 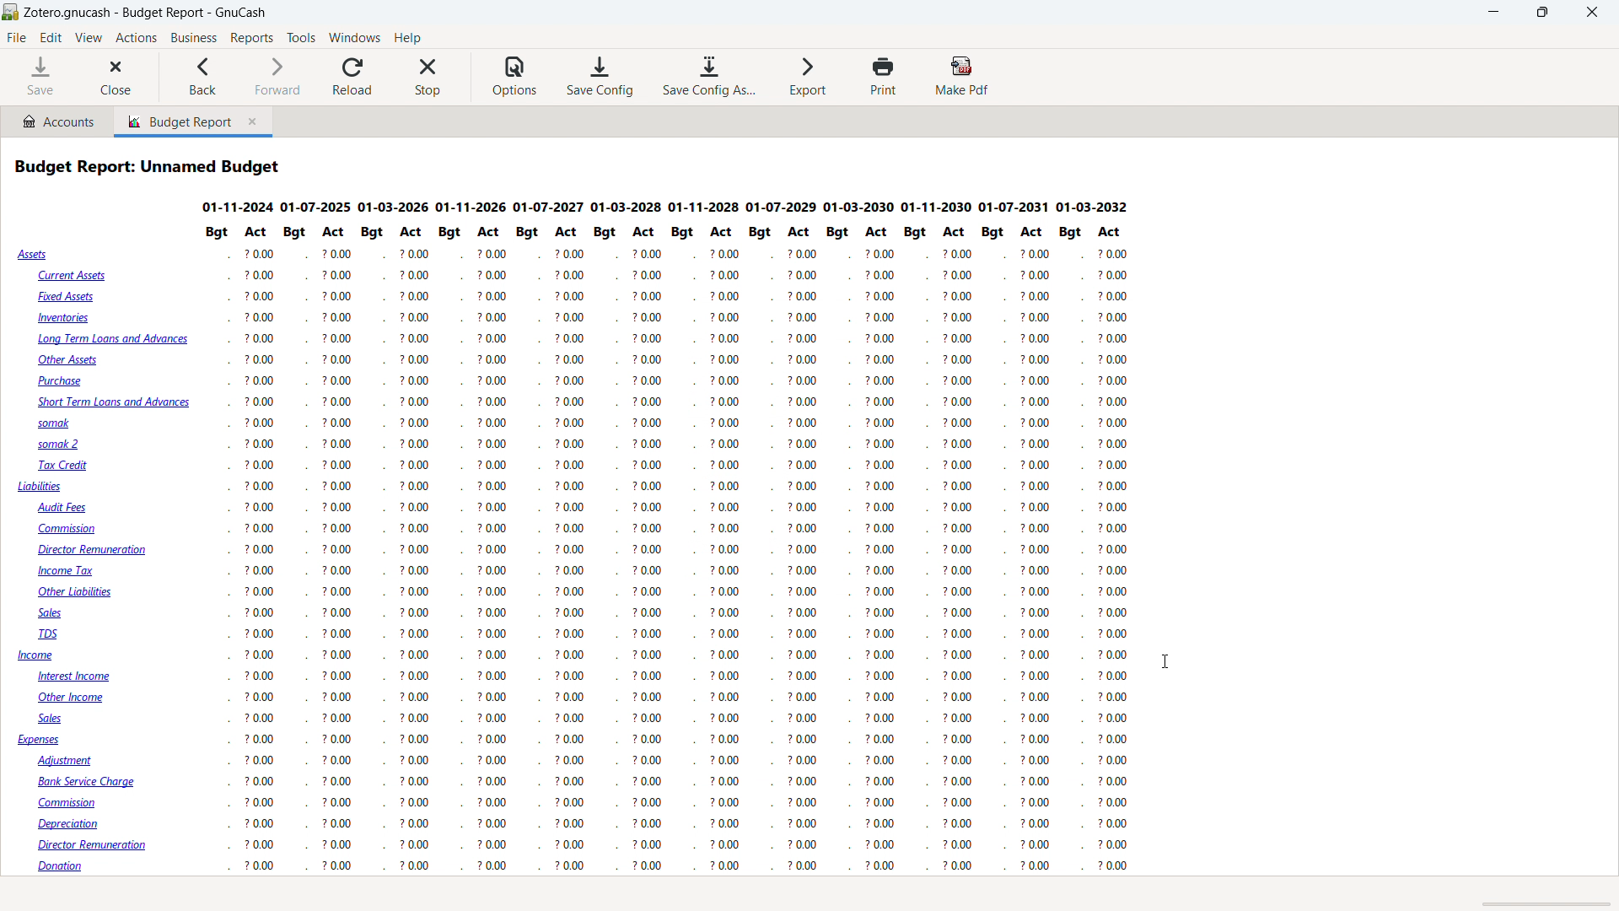 What do you see at coordinates (78, 804) in the screenshot?
I see `Commission` at bounding box center [78, 804].